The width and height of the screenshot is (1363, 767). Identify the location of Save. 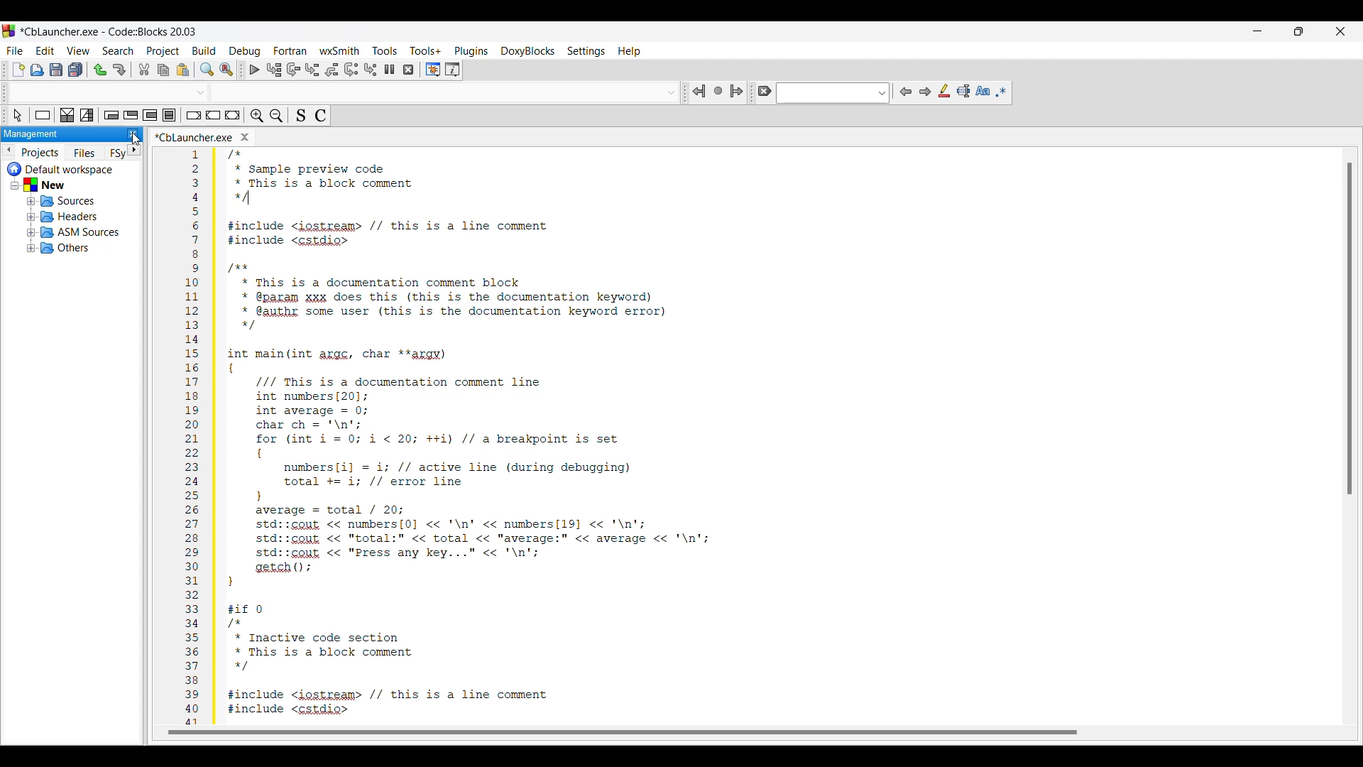
(56, 70).